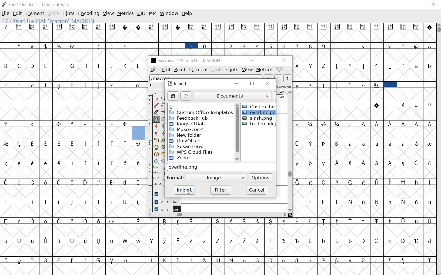 The width and height of the screenshot is (441, 275). What do you see at coordinates (416, 26) in the screenshot?
I see `Symbol` at bounding box center [416, 26].